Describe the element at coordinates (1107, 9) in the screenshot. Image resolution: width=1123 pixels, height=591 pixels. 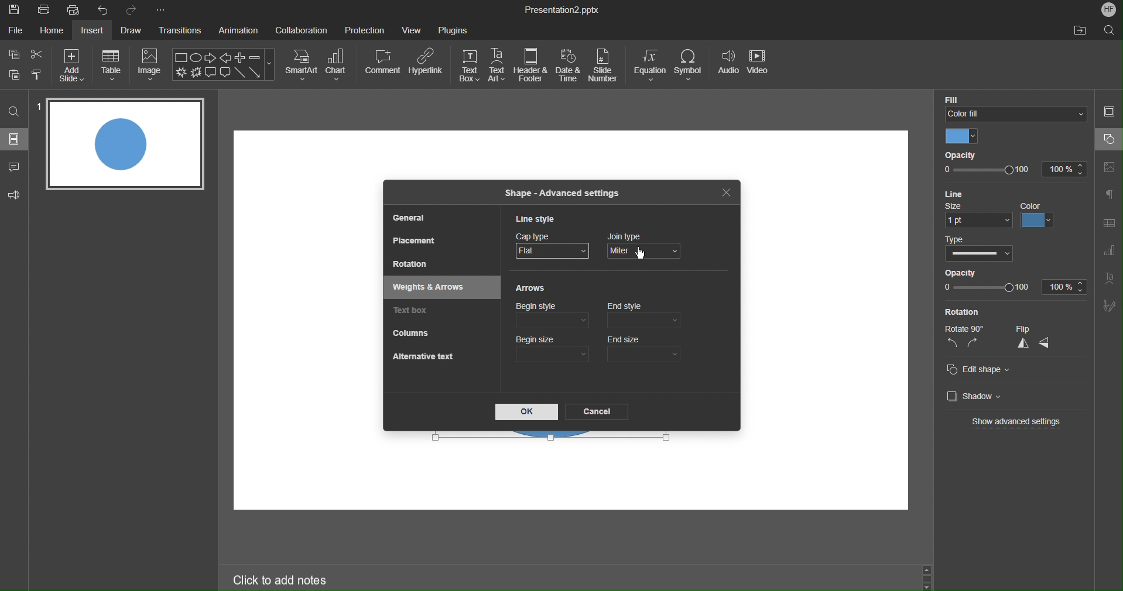
I see `Account` at that location.